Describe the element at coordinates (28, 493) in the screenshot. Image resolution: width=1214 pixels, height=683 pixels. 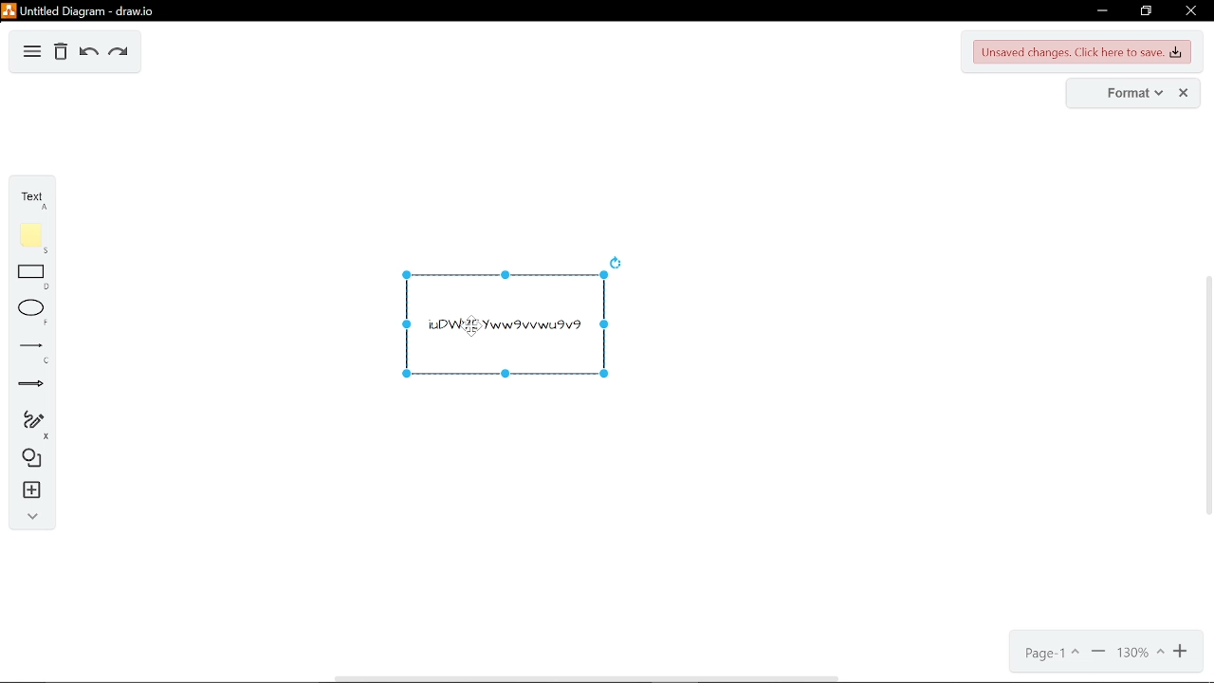
I see `insert` at that location.